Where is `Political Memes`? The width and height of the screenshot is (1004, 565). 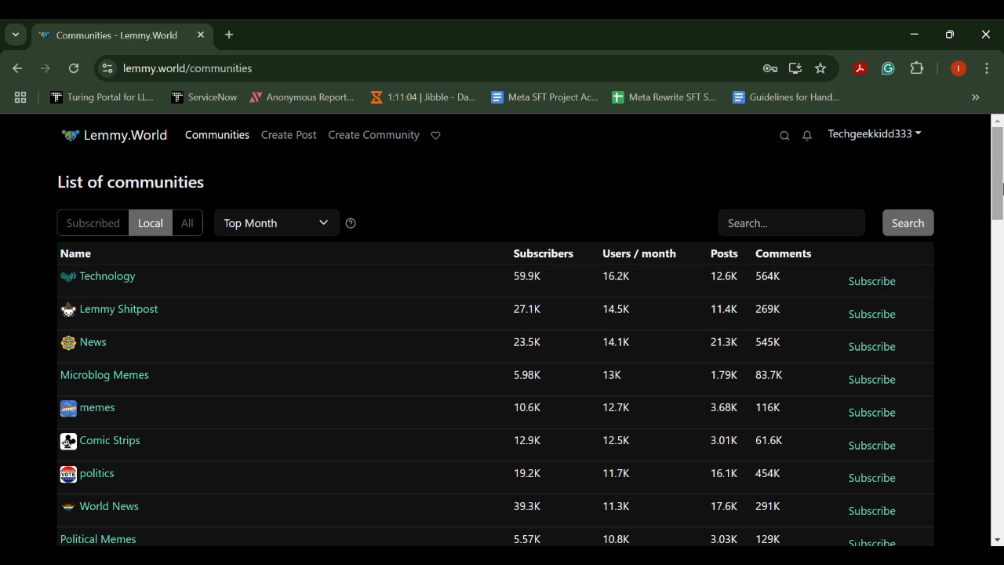
Political Memes is located at coordinates (98, 541).